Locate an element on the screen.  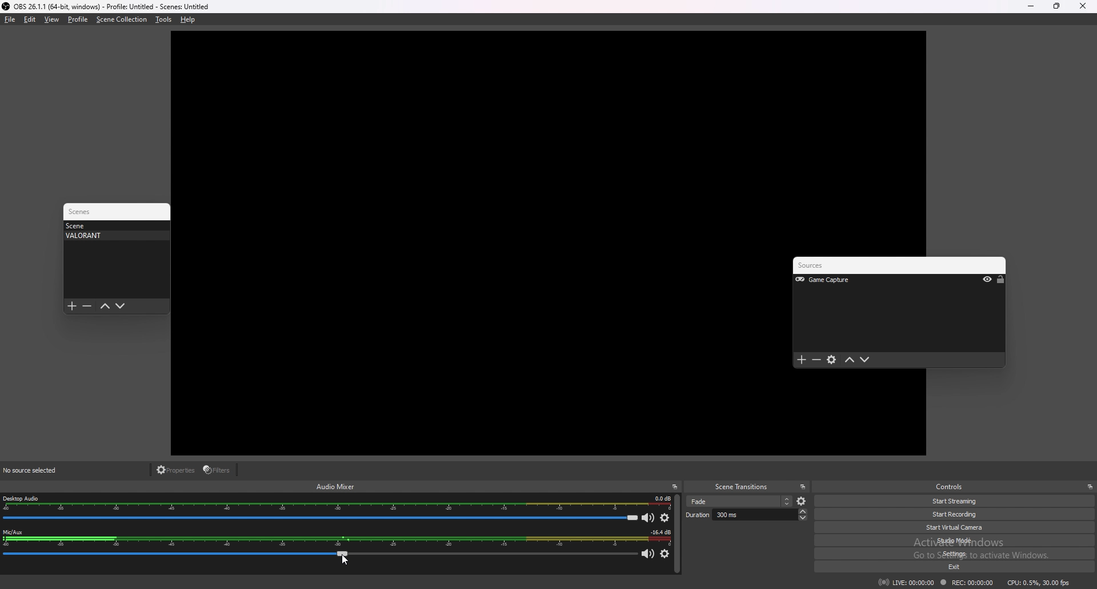
desktop audio is located at coordinates (337, 503).